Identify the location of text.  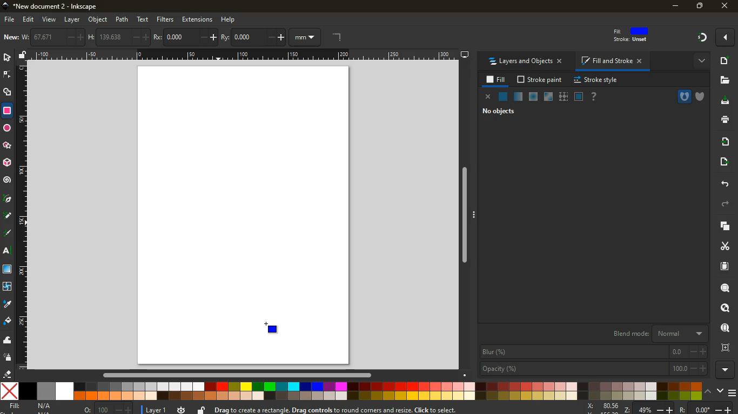
(8, 251).